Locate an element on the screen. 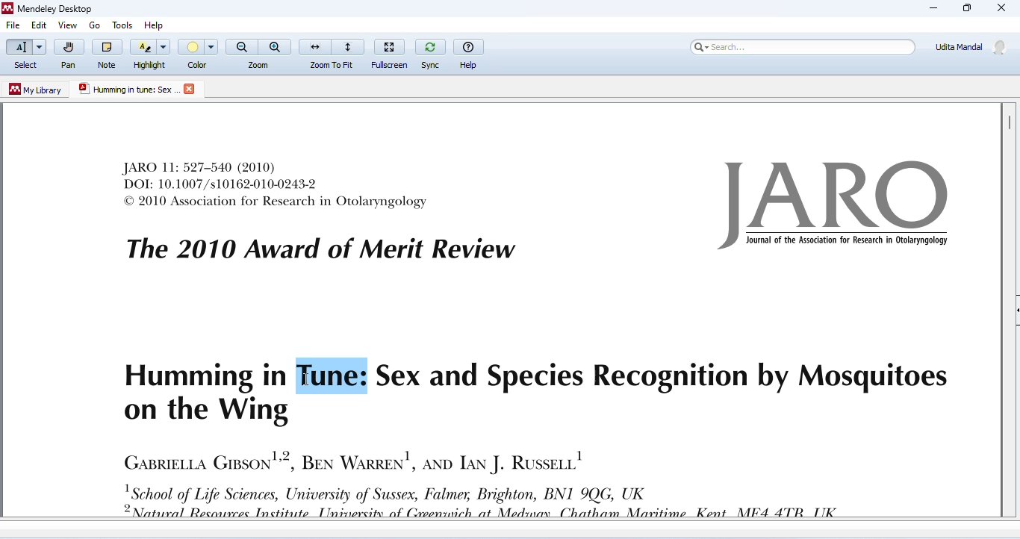 The width and height of the screenshot is (1020, 539). Humming in Tune; Sex and Species Recognition by Mosquitoes on the Wing is located at coordinates (534, 393).